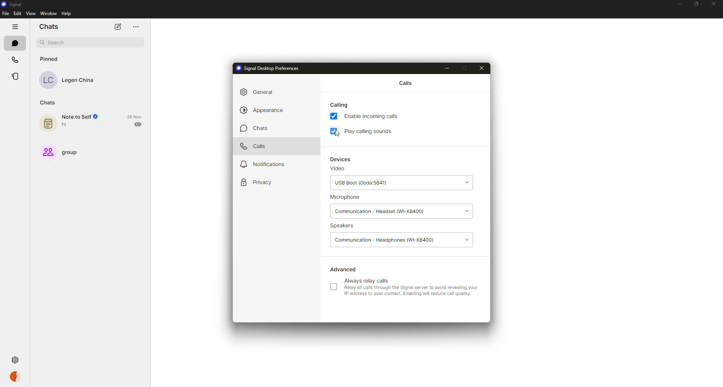 Image resolution: width=723 pixels, height=387 pixels. Describe the element at coordinates (448, 68) in the screenshot. I see `minimize` at that location.